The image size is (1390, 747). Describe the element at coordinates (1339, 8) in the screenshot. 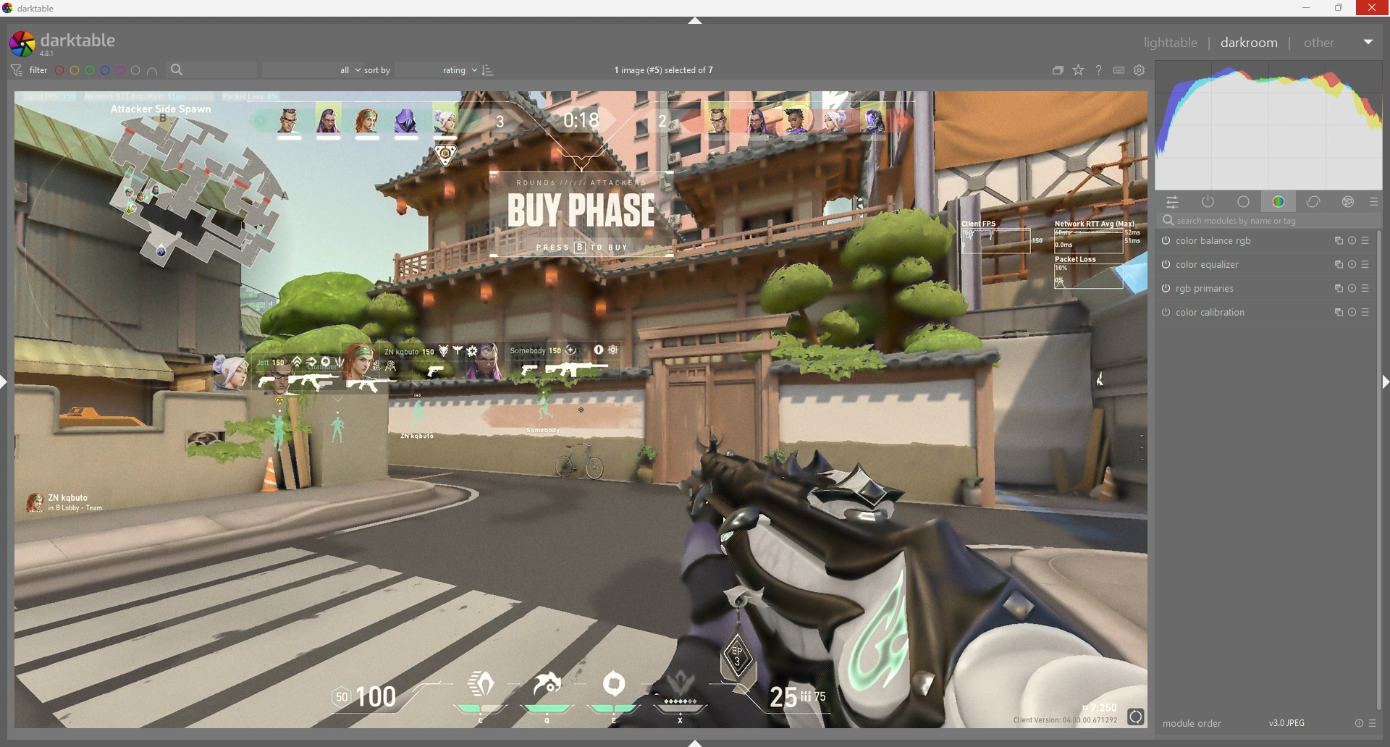

I see `resize` at that location.